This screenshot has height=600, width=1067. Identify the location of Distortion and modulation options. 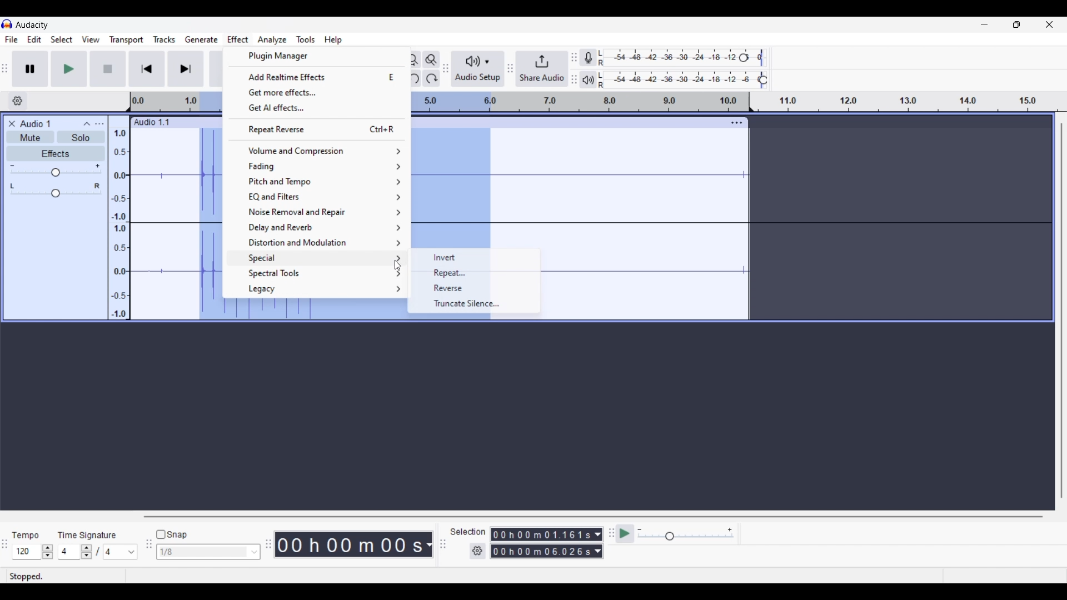
(316, 242).